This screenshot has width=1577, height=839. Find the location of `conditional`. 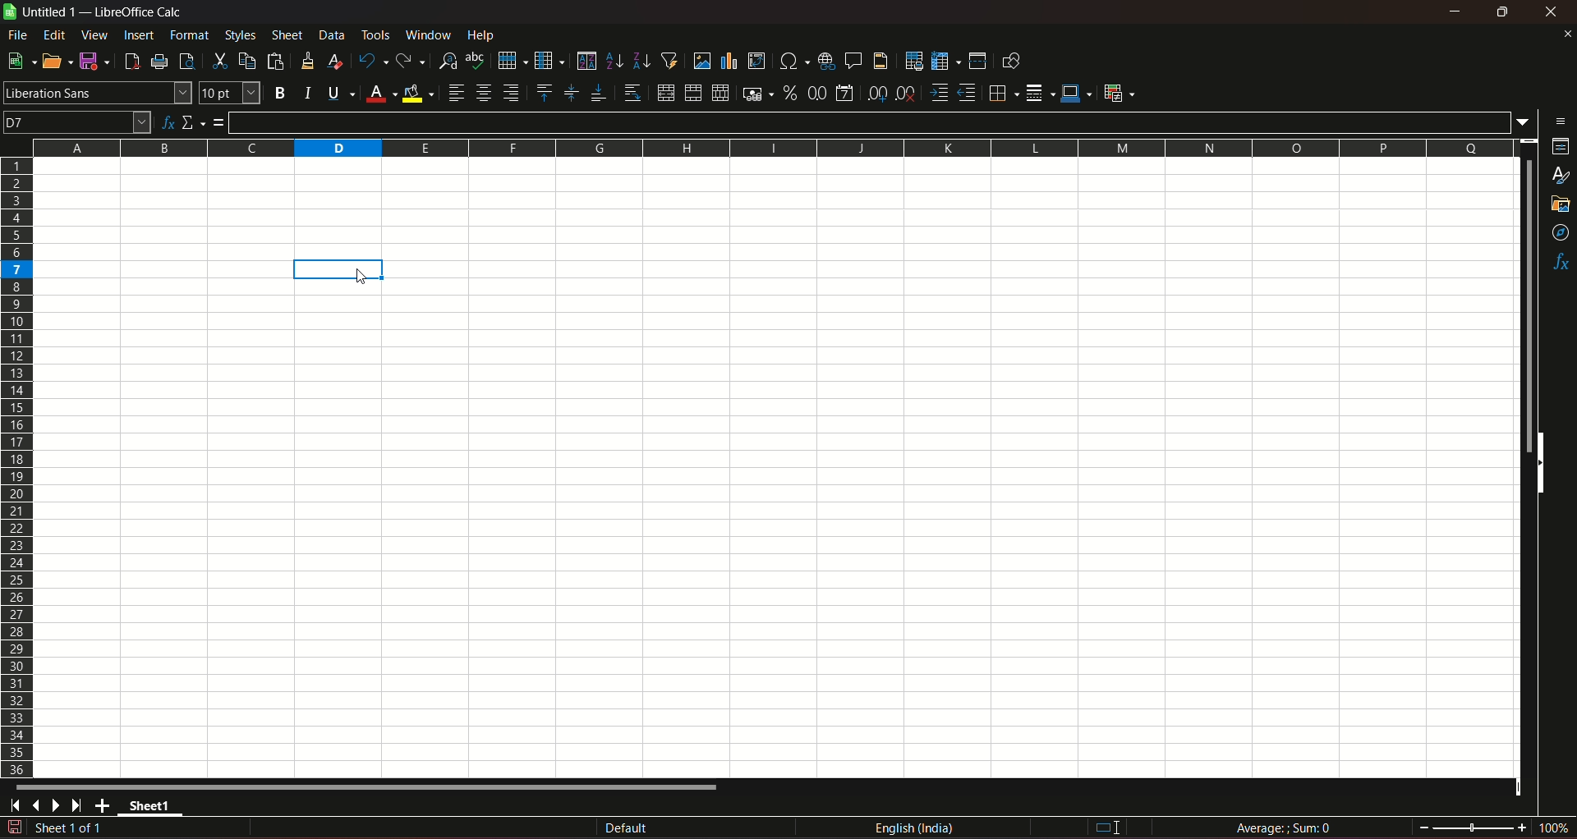

conditional is located at coordinates (1118, 92).